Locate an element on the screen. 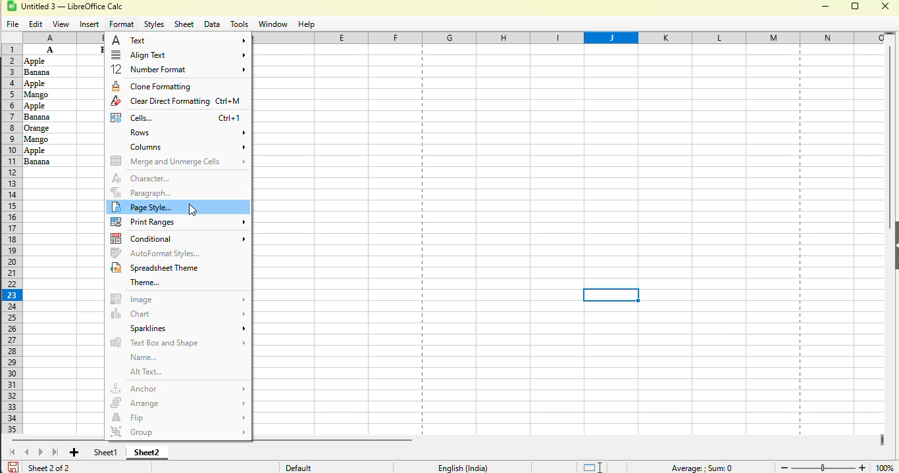 The image size is (899, 473). image is located at coordinates (177, 299).